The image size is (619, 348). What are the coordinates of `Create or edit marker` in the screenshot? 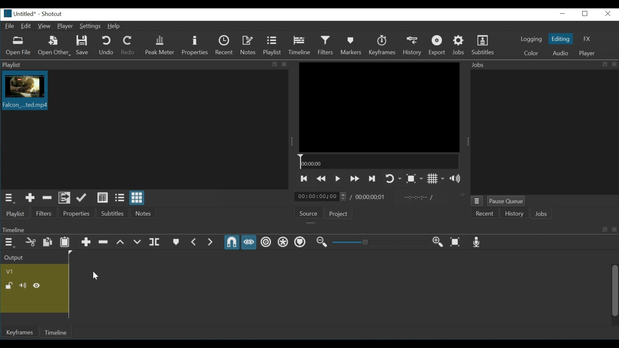 It's located at (175, 242).